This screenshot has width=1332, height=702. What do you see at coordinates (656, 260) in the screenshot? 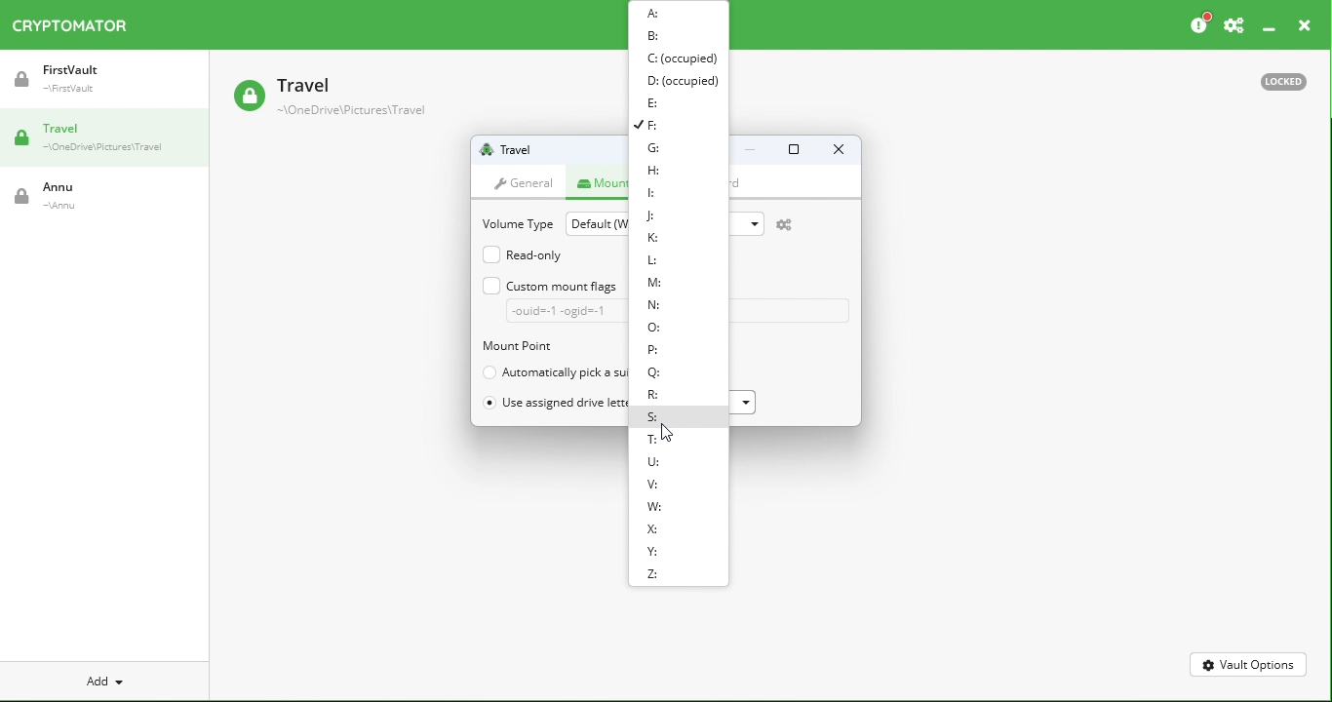
I see `L:` at bounding box center [656, 260].